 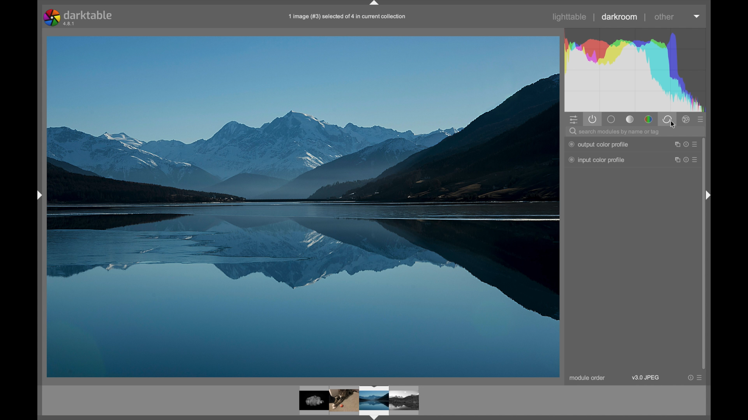 What do you see at coordinates (598, 144) in the screenshot?
I see `output  color  profile` at bounding box center [598, 144].